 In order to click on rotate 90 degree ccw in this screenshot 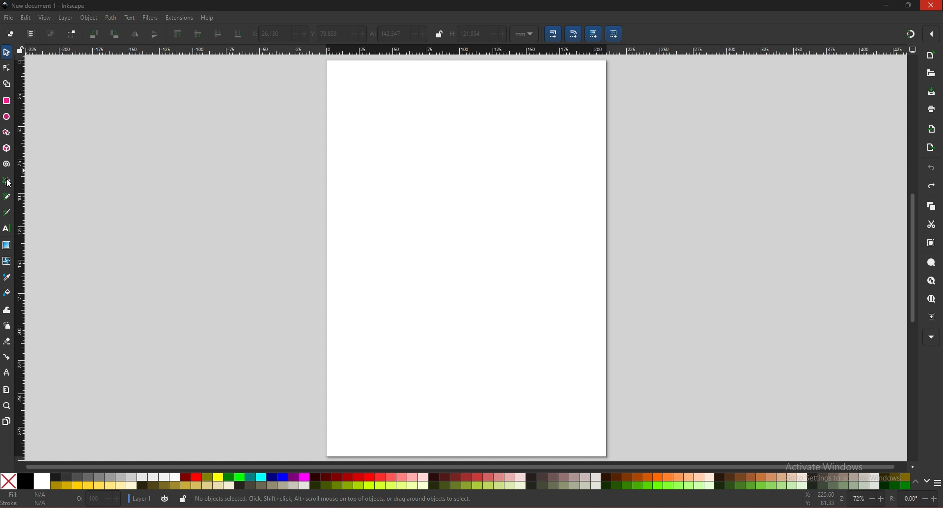, I will do `click(95, 34)`.